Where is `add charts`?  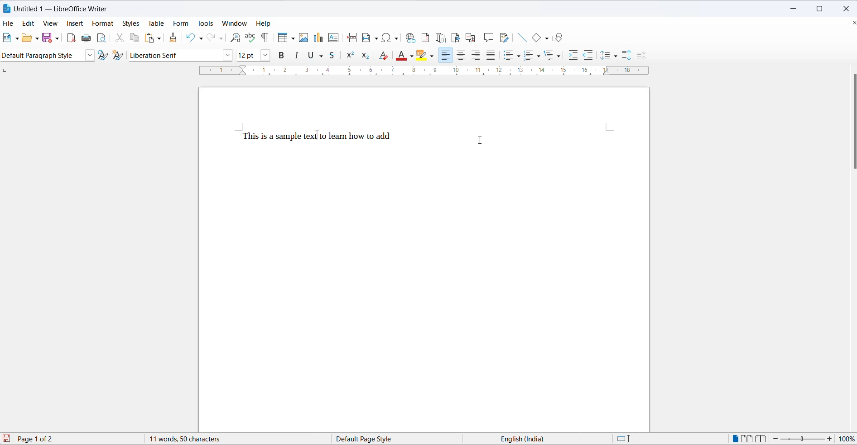
add charts is located at coordinates (318, 39).